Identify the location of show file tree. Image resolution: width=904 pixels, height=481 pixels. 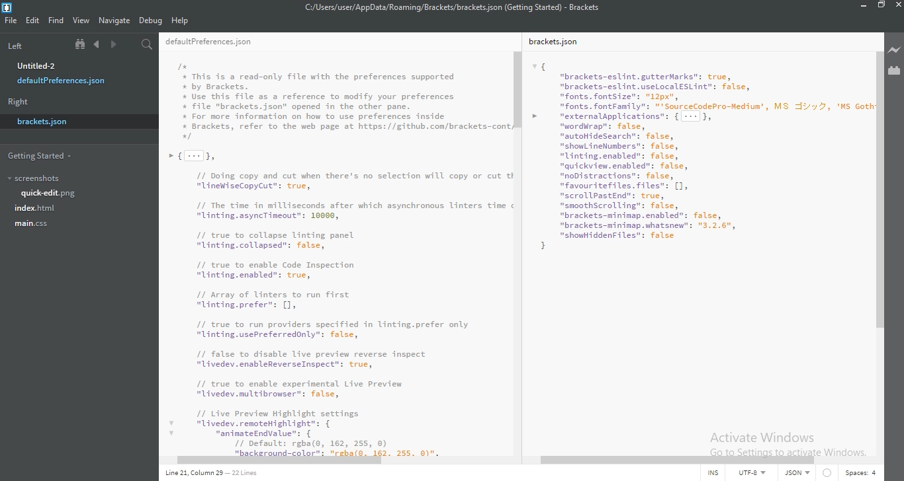
(80, 44).